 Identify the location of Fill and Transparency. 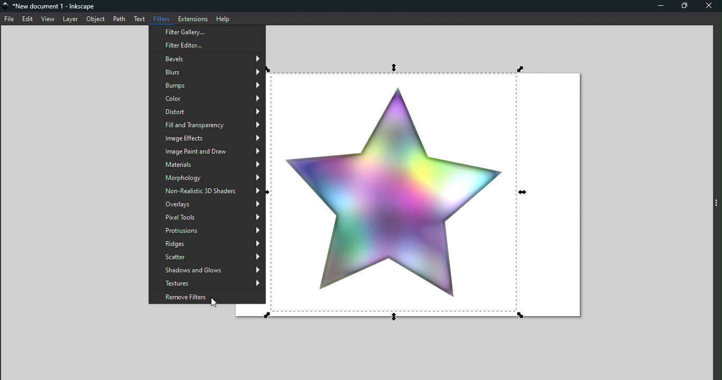
(205, 126).